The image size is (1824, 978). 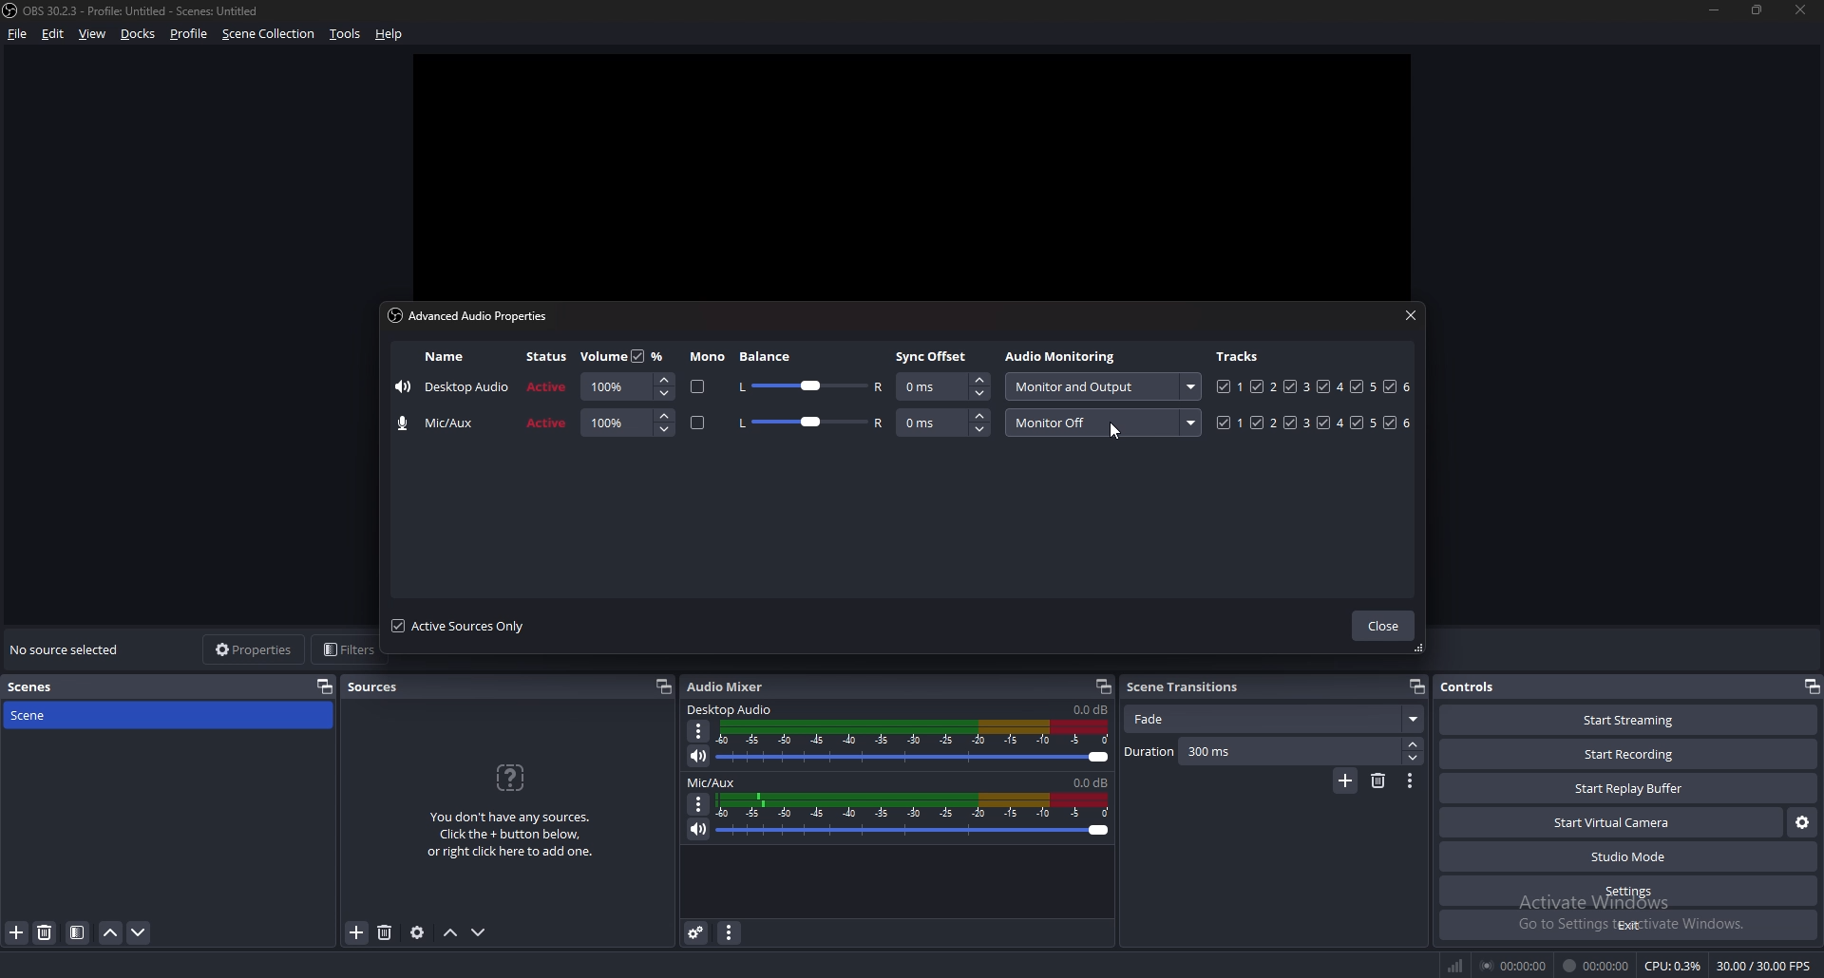 I want to click on mute, so click(x=699, y=758).